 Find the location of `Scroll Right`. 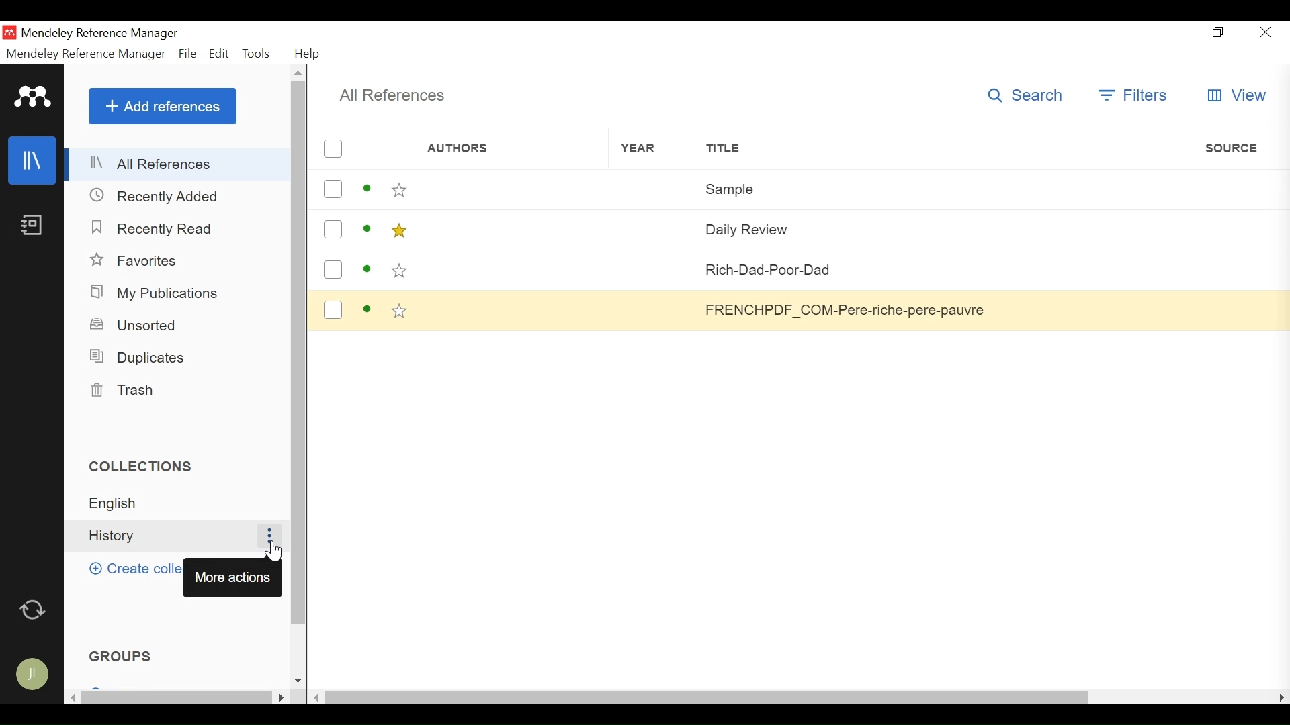

Scroll Right is located at coordinates (1282, 697).